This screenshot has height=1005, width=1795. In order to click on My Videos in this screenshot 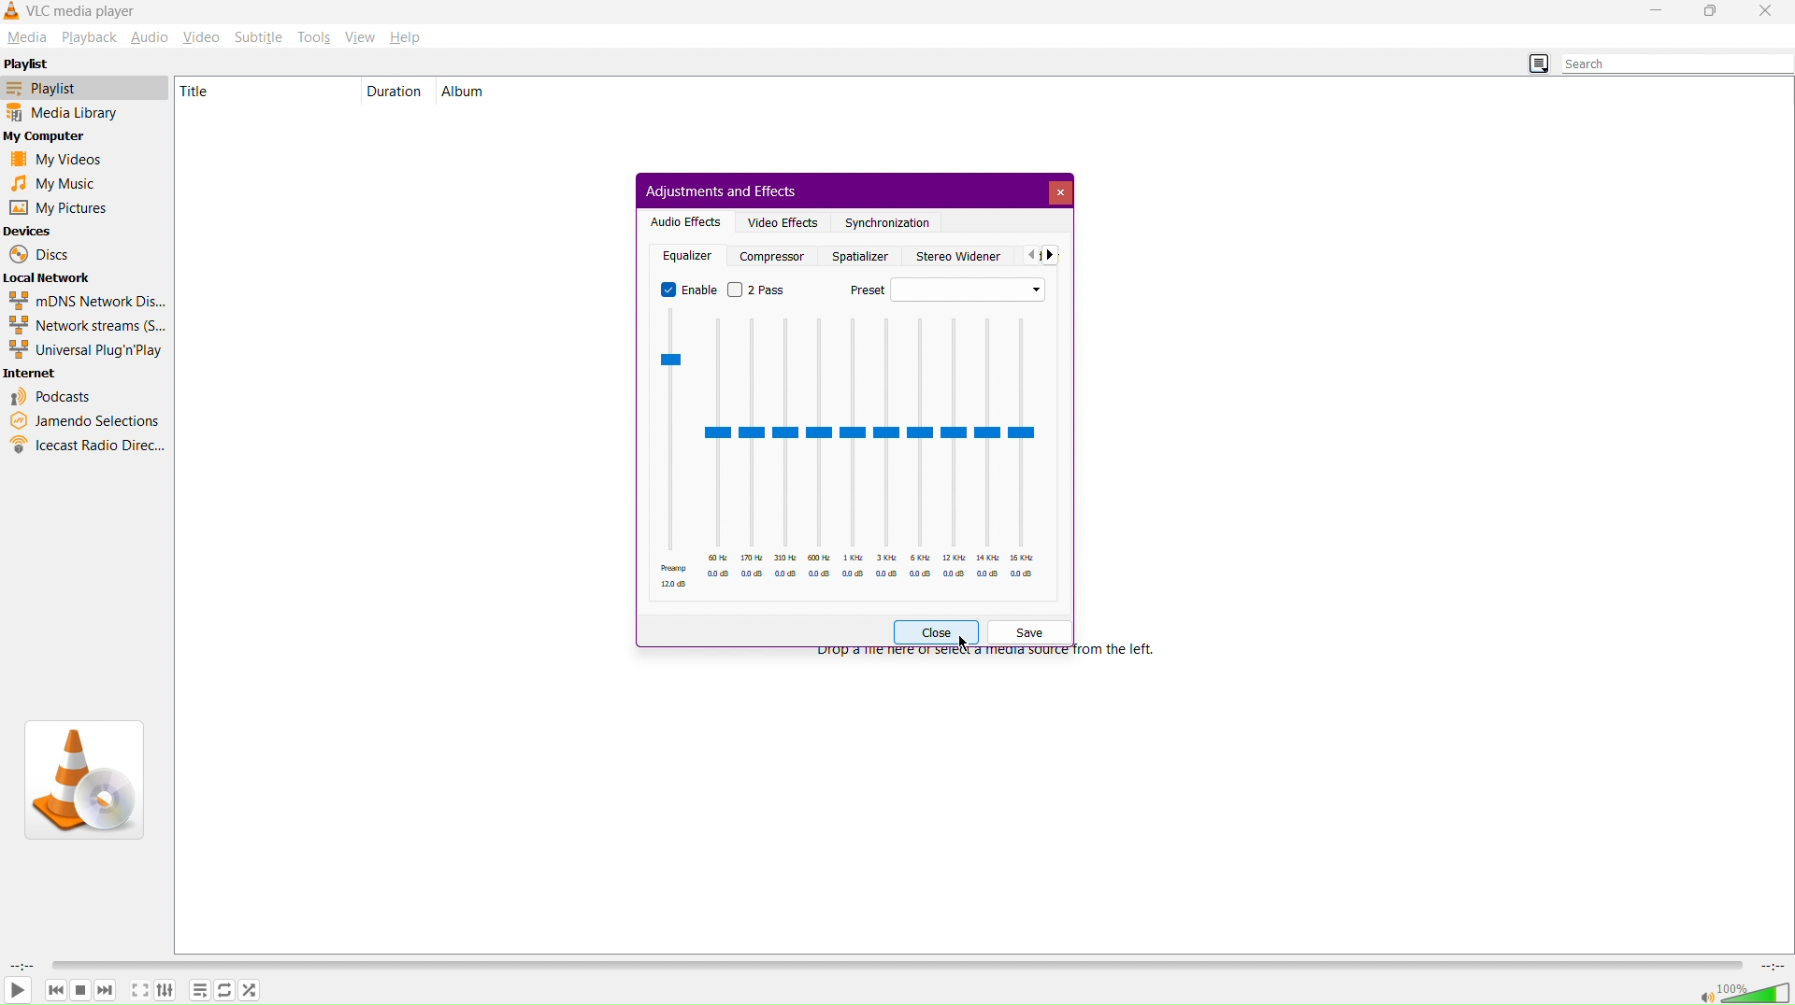, I will do `click(60, 161)`.